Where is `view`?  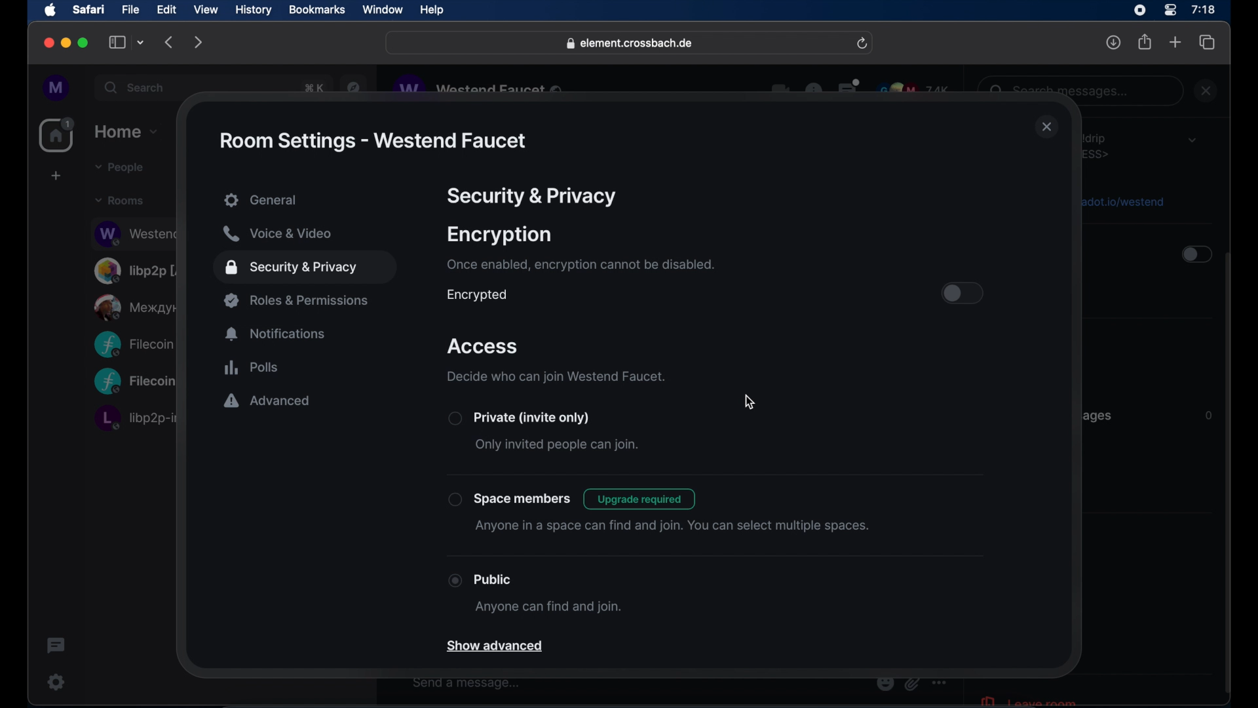 view is located at coordinates (205, 10).